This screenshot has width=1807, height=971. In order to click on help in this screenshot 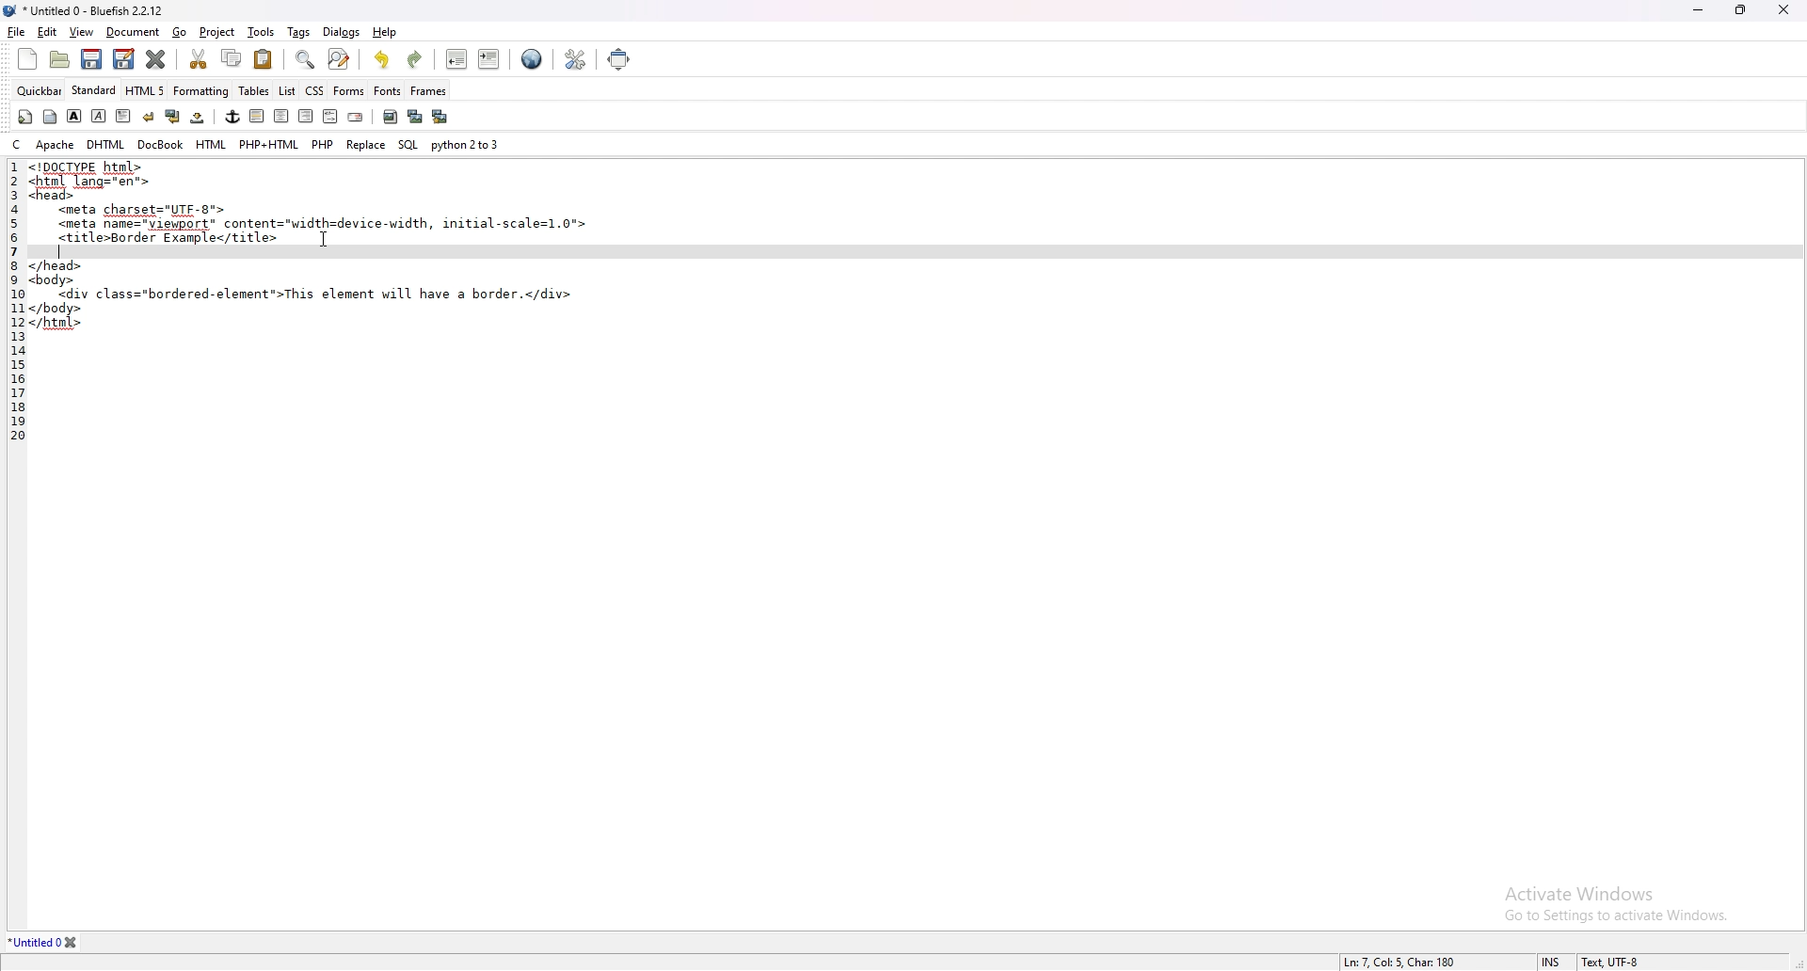, I will do `click(386, 31)`.